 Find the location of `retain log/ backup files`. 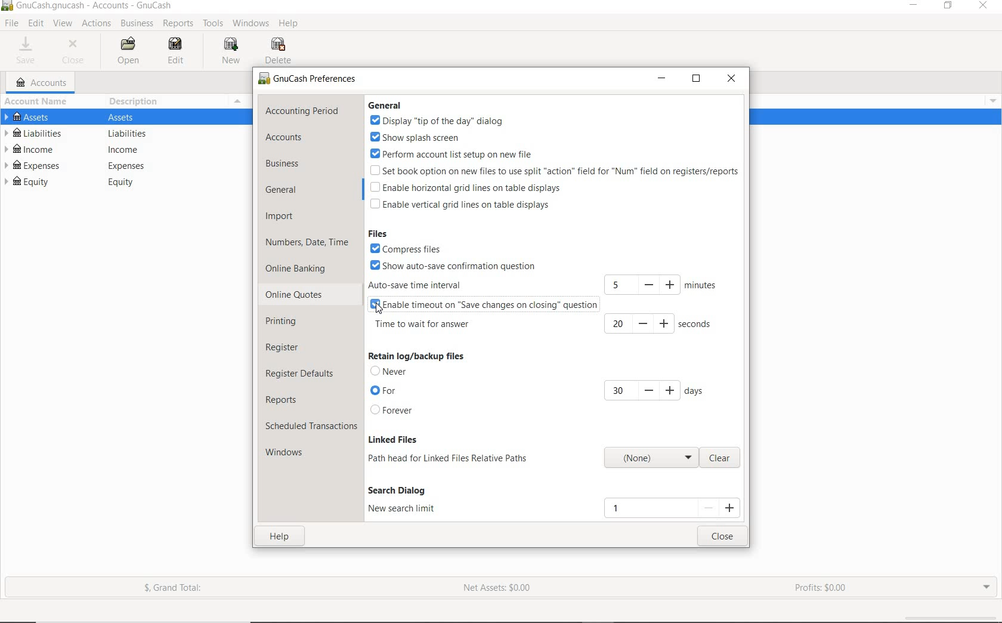

retain log/ backup files is located at coordinates (416, 356).